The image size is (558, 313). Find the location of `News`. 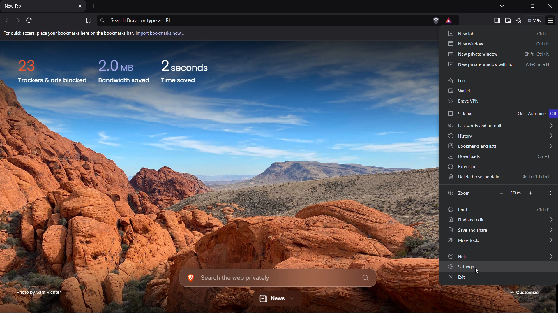

News is located at coordinates (280, 299).